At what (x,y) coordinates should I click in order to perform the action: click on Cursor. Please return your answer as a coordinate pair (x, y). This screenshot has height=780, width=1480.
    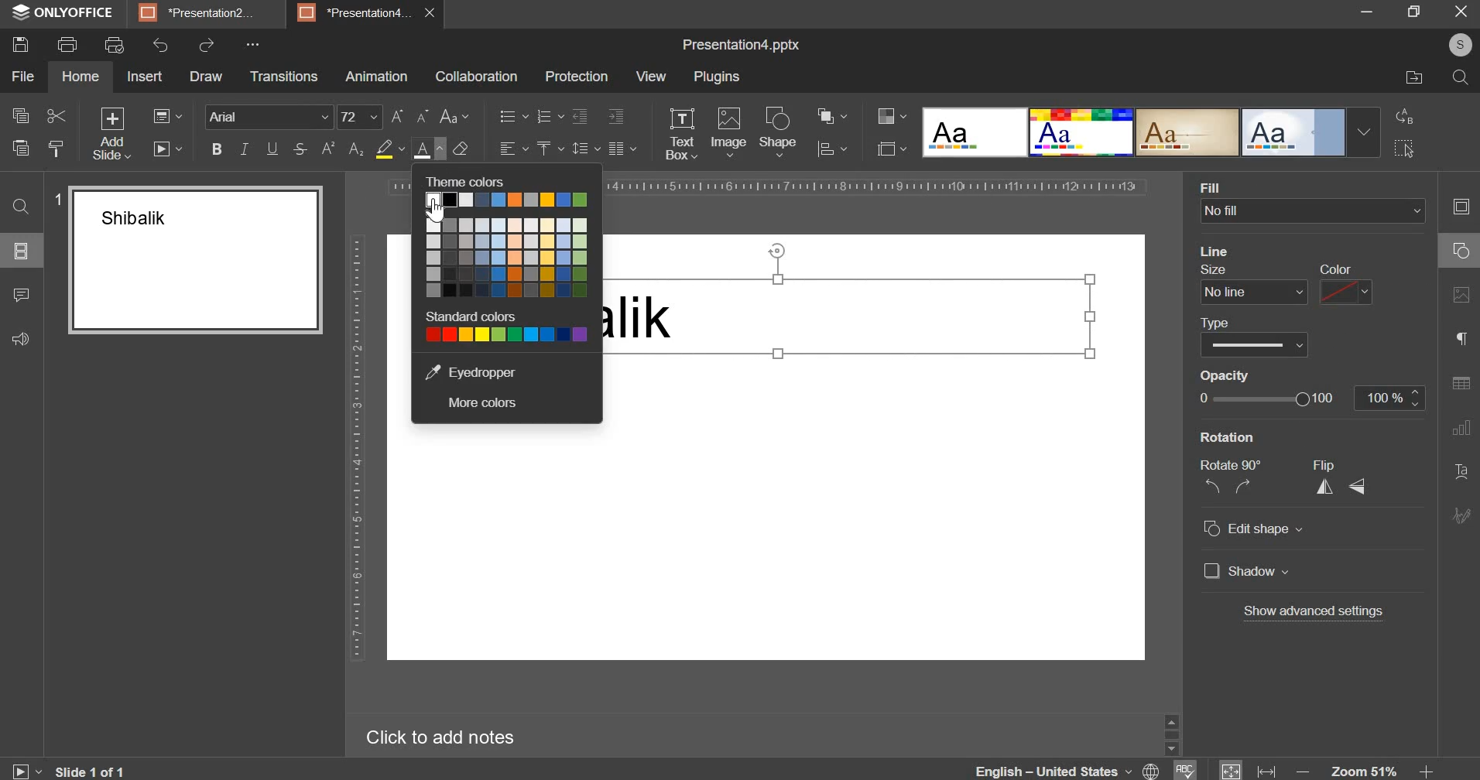
    Looking at the image, I should click on (438, 210).